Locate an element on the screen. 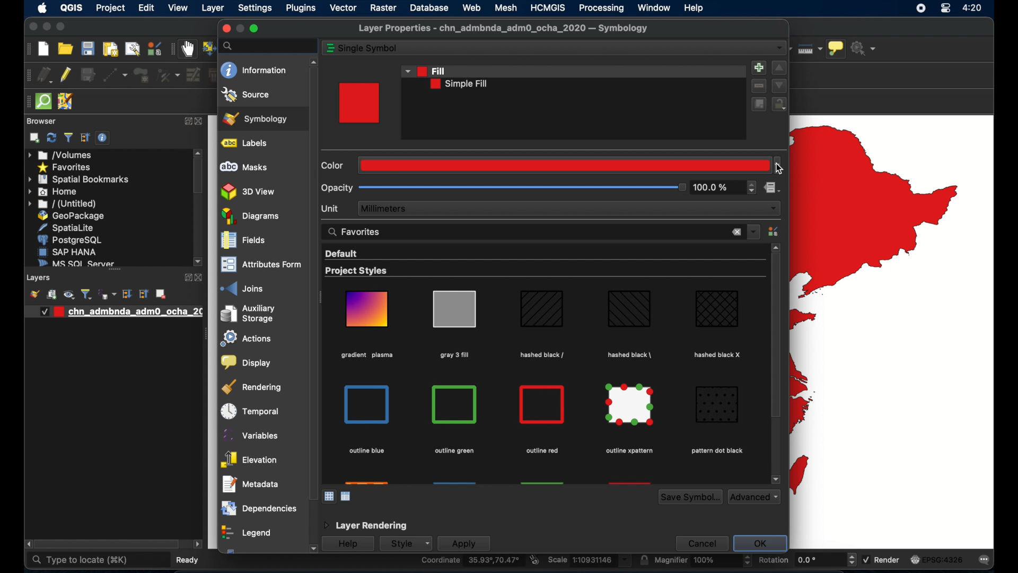  gray 3 fill is located at coordinates (453, 354).